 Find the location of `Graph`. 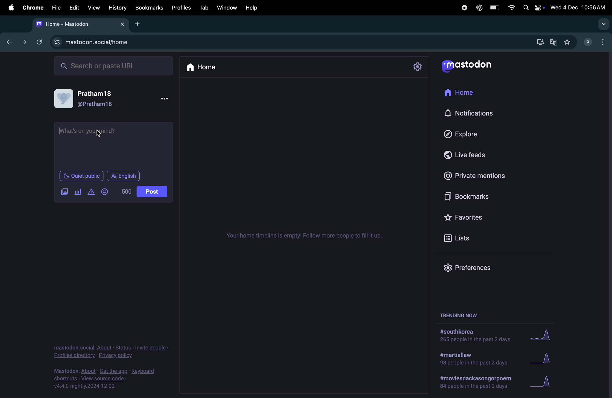

Graph is located at coordinates (544, 358).